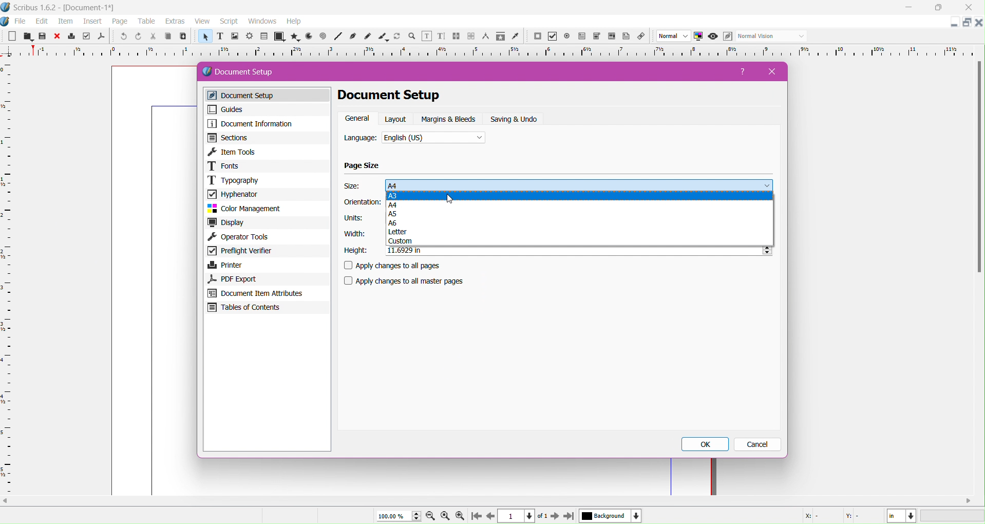 The width and height of the screenshot is (985, 524). I want to click on eye dropper, so click(518, 37).